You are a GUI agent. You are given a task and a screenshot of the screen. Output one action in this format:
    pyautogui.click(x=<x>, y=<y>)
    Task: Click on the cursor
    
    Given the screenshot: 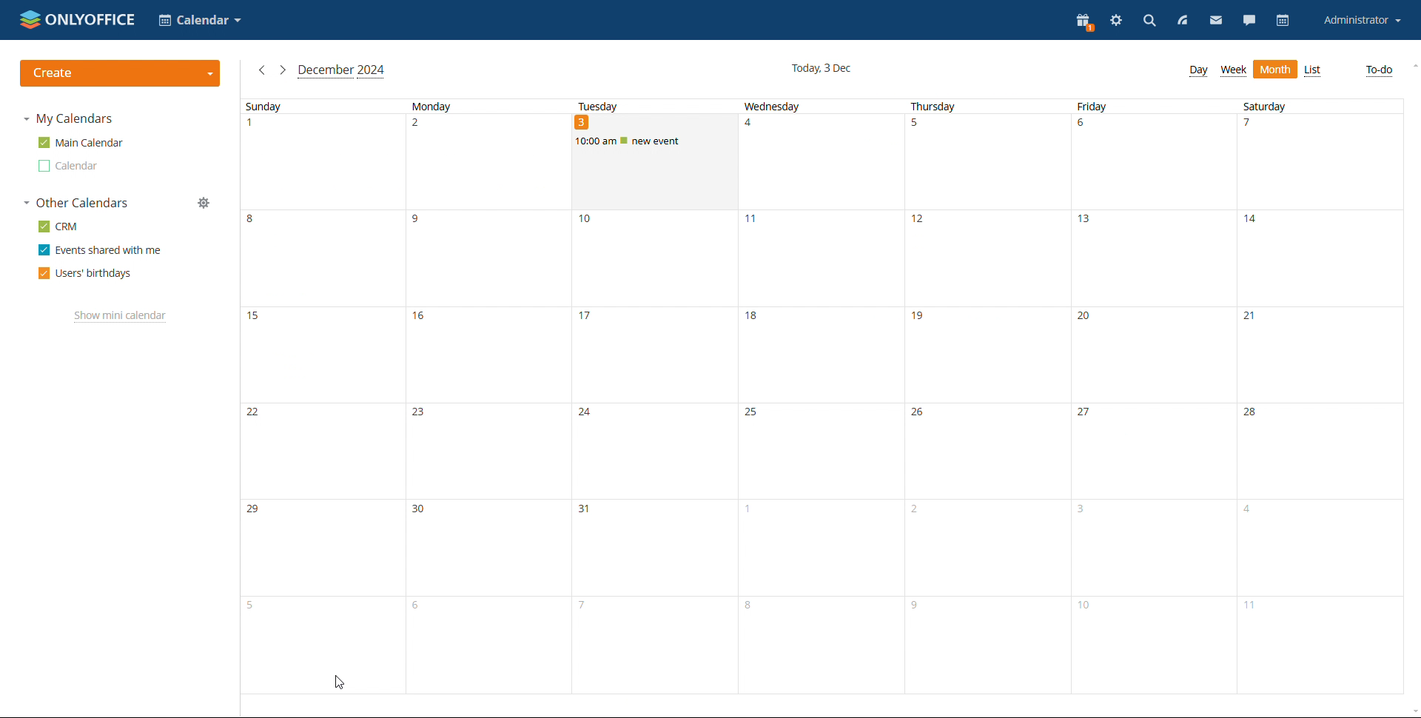 What is the action you would take?
    pyautogui.click(x=599, y=151)
    